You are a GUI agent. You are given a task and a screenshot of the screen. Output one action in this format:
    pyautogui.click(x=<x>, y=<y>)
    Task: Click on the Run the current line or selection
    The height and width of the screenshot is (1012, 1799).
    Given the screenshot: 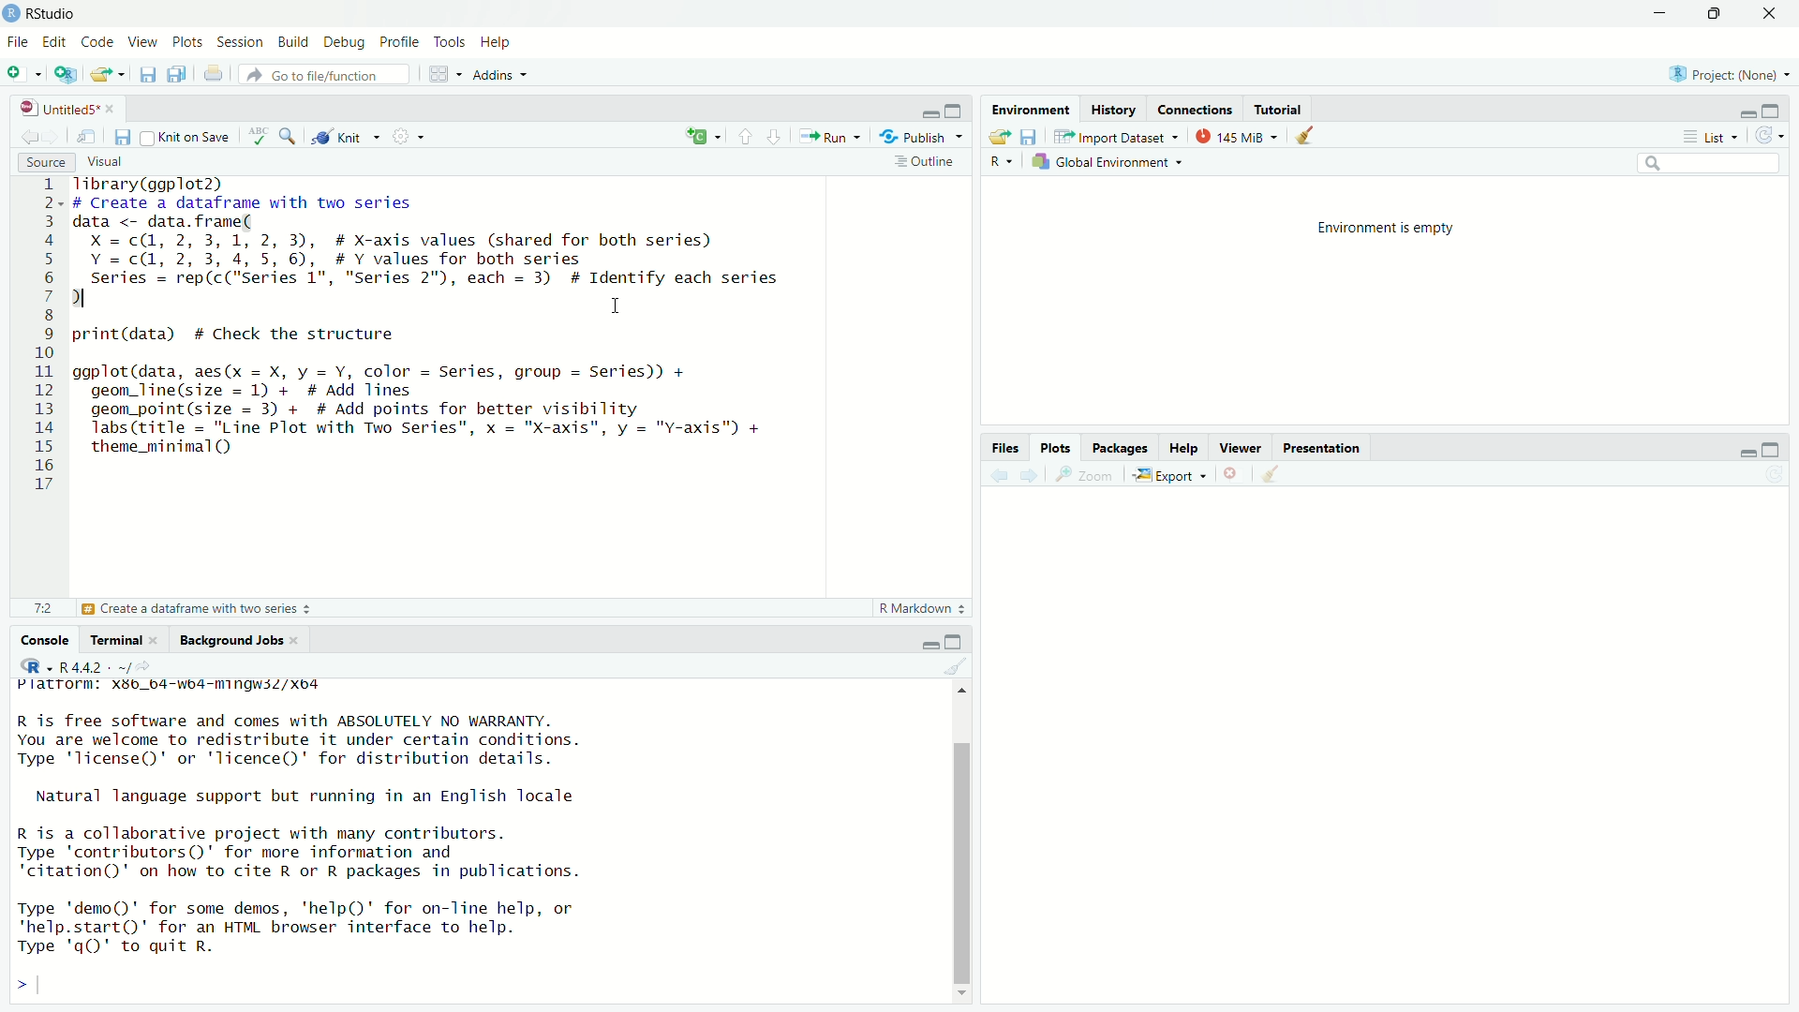 What is the action you would take?
    pyautogui.click(x=828, y=136)
    